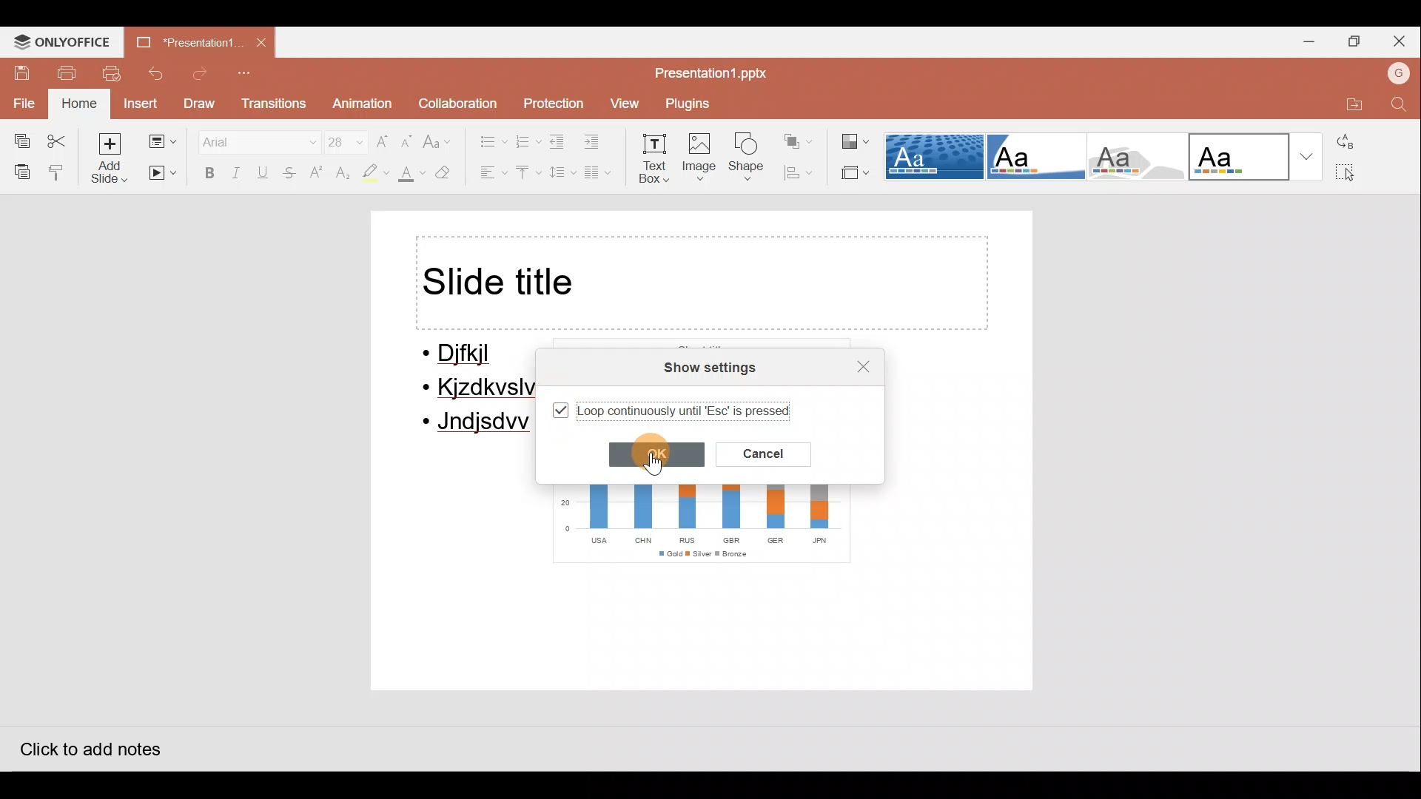 The image size is (1421, 799). Describe the element at coordinates (557, 141) in the screenshot. I see `Decrease indent` at that location.